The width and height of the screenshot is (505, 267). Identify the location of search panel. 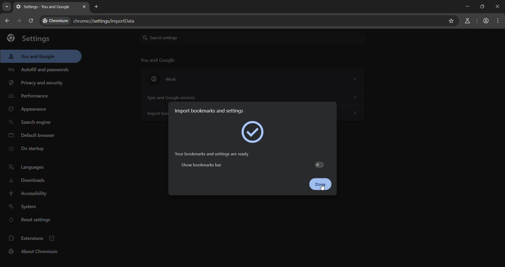
(92, 21).